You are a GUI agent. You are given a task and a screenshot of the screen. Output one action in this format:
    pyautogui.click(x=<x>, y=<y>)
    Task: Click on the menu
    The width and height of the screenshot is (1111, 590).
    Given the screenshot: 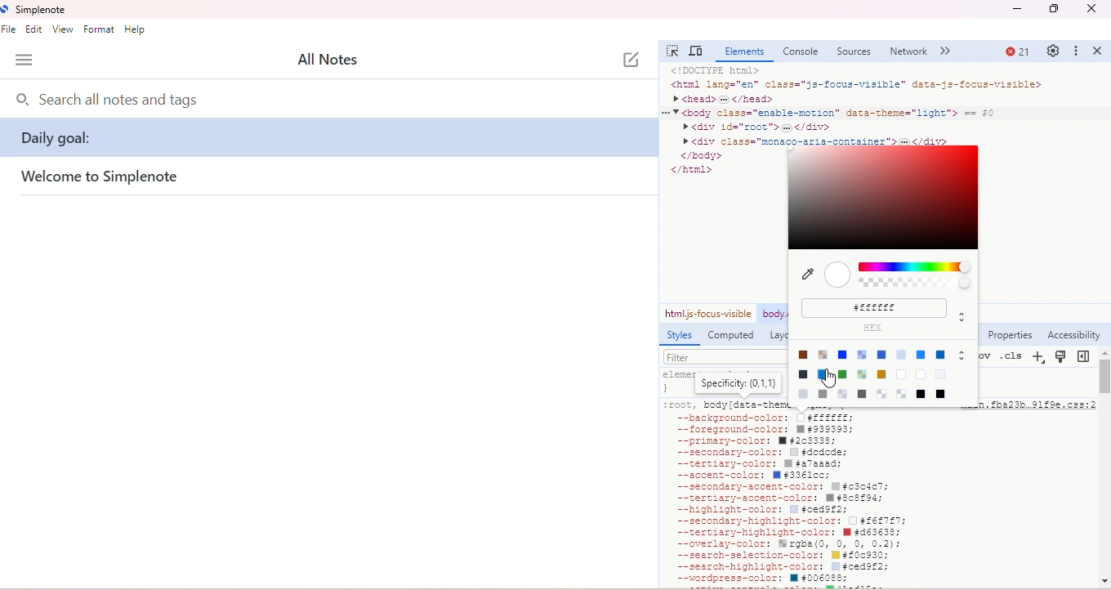 What is the action you would take?
    pyautogui.click(x=25, y=60)
    